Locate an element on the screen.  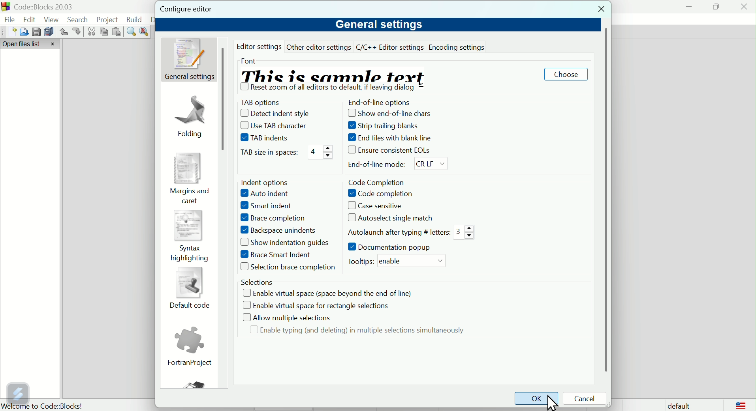
Case sensitive is located at coordinates (378, 205).